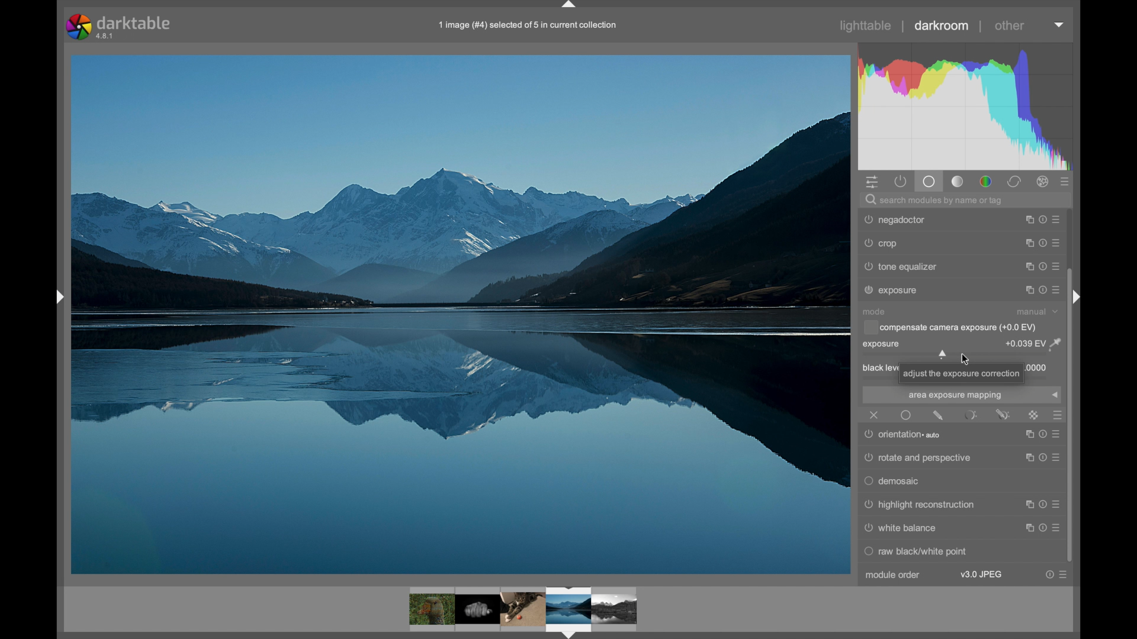  I want to click on presets, so click(1065, 182).